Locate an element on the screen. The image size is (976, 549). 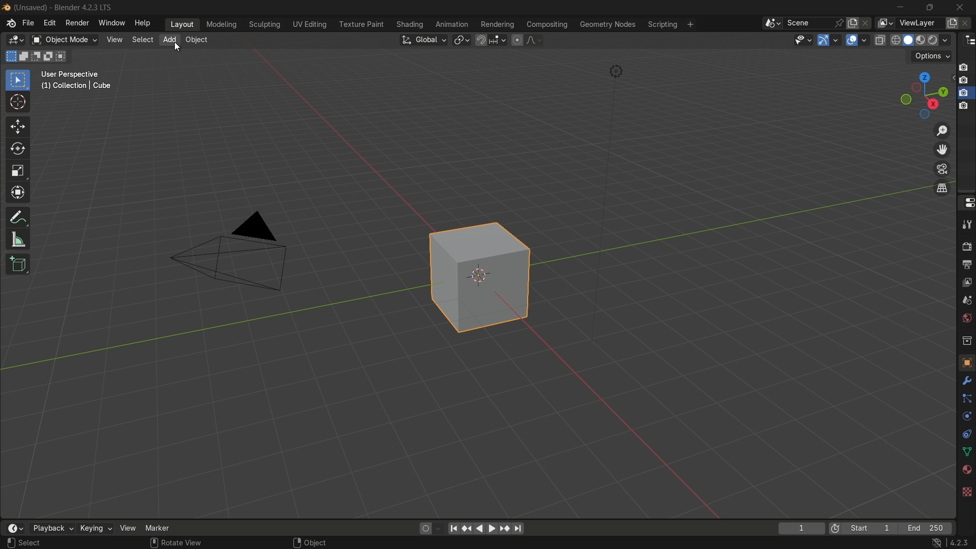
texture is located at coordinates (966, 491).